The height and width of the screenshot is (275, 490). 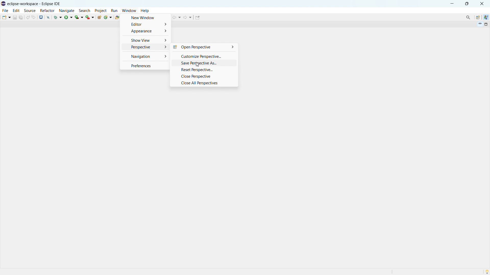 I want to click on redo, so click(x=34, y=17).